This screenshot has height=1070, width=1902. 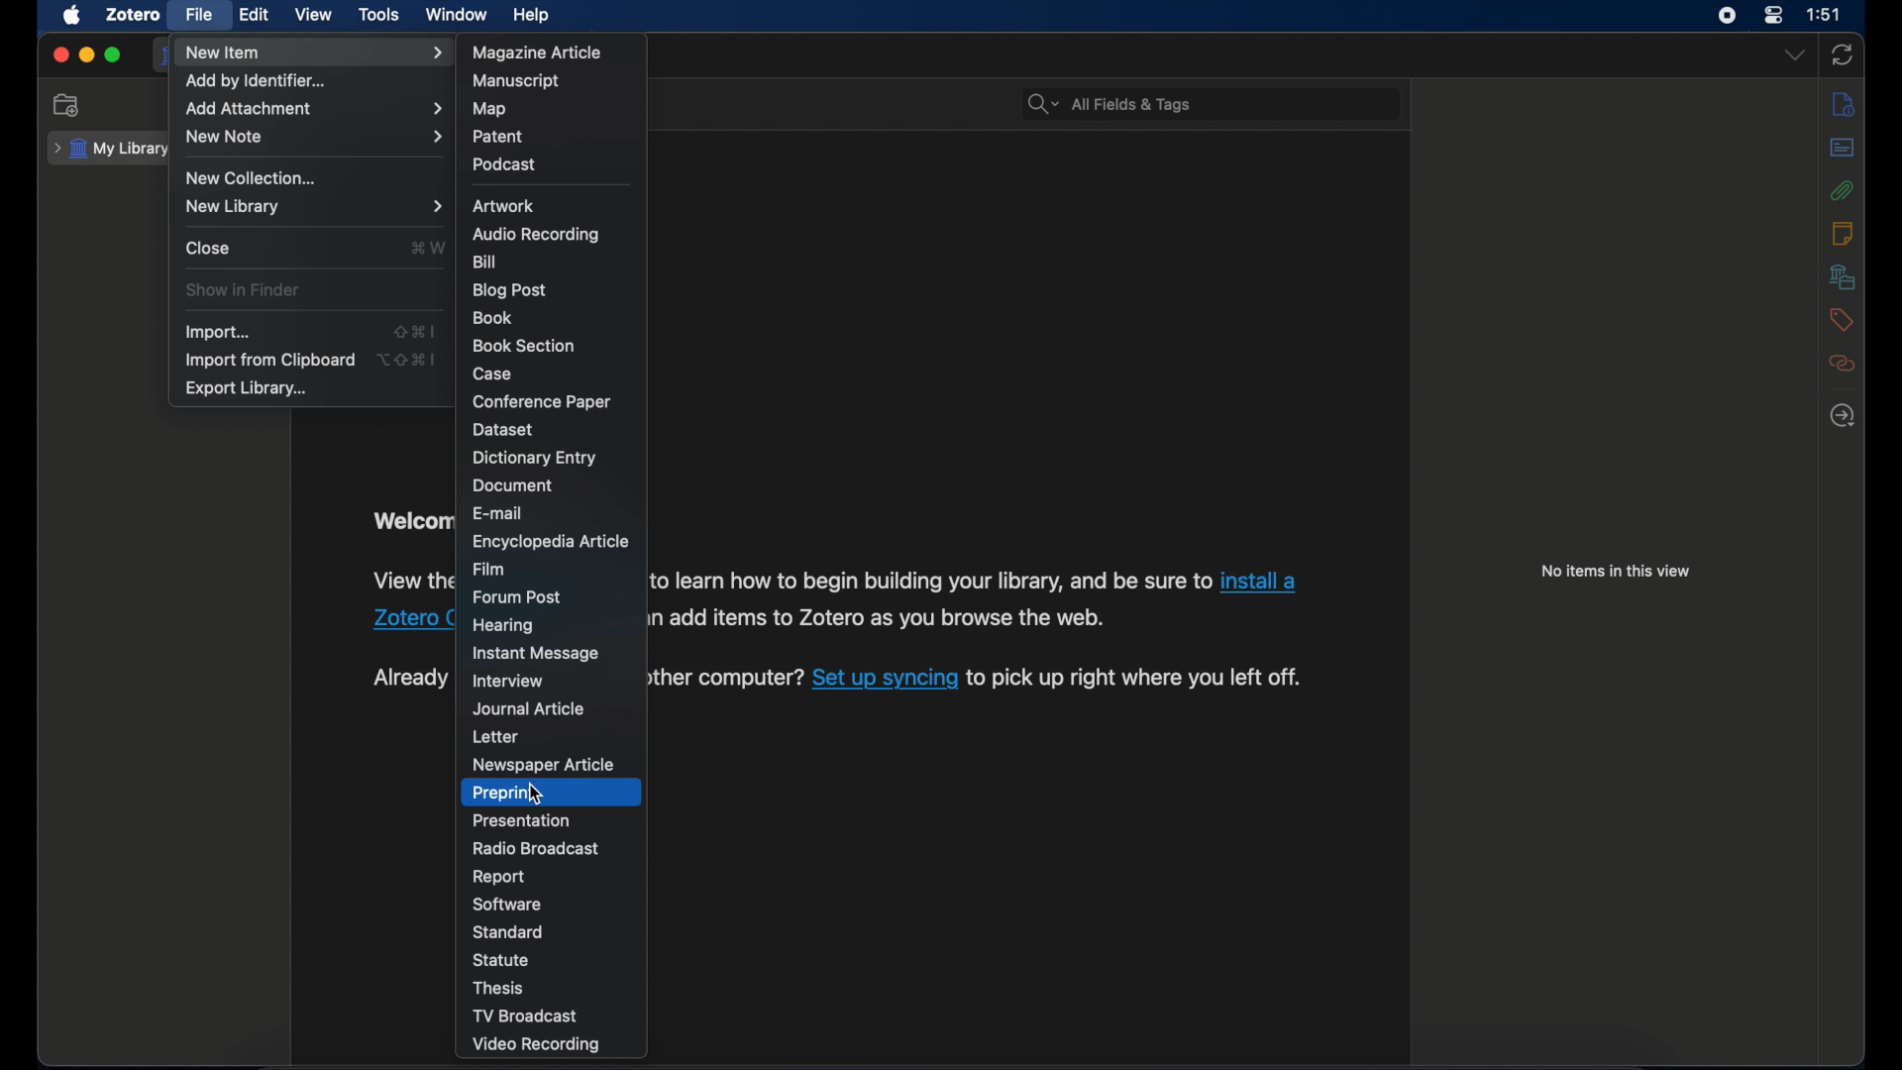 What do you see at coordinates (489, 569) in the screenshot?
I see `film` at bounding box center [489, 569].